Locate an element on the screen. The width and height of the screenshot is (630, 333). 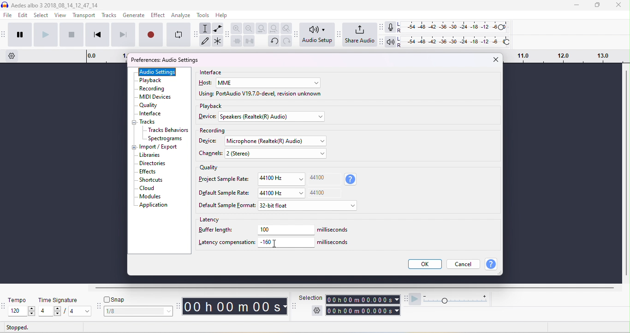
cancel is located at coordinates (464, 263).